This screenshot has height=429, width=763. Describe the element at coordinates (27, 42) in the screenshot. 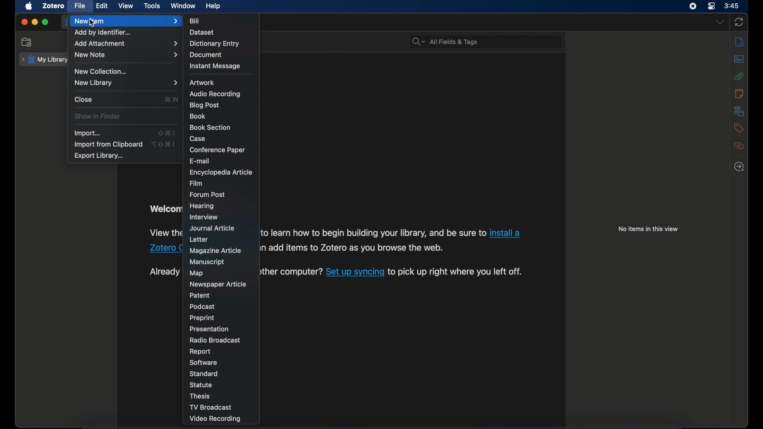

I see `new collection` at that location.